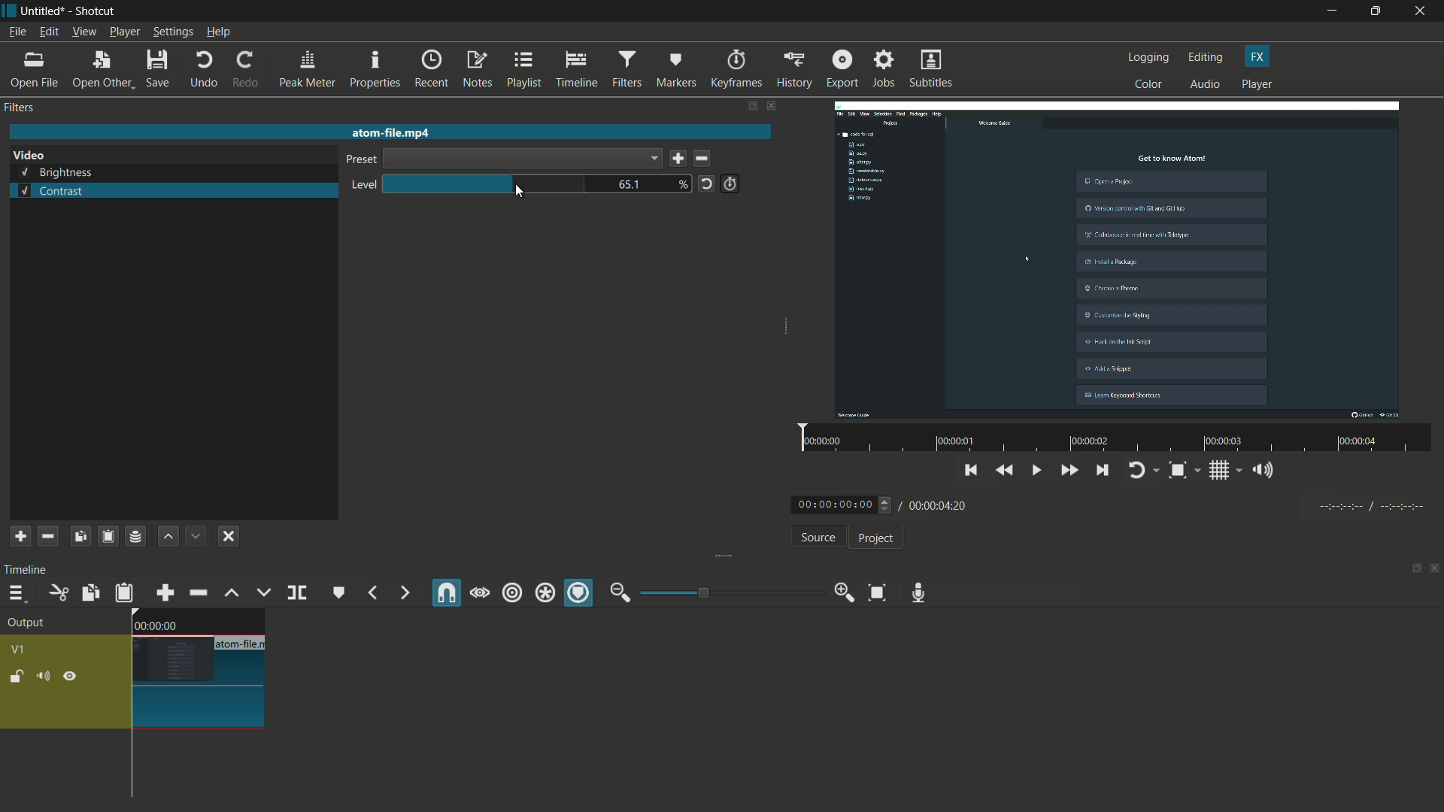 This screenshot has width=1444, height=812. What do you see at coordinates (244, 69) in the screenshot?
I see `redo` at bounding box center [244, 69].